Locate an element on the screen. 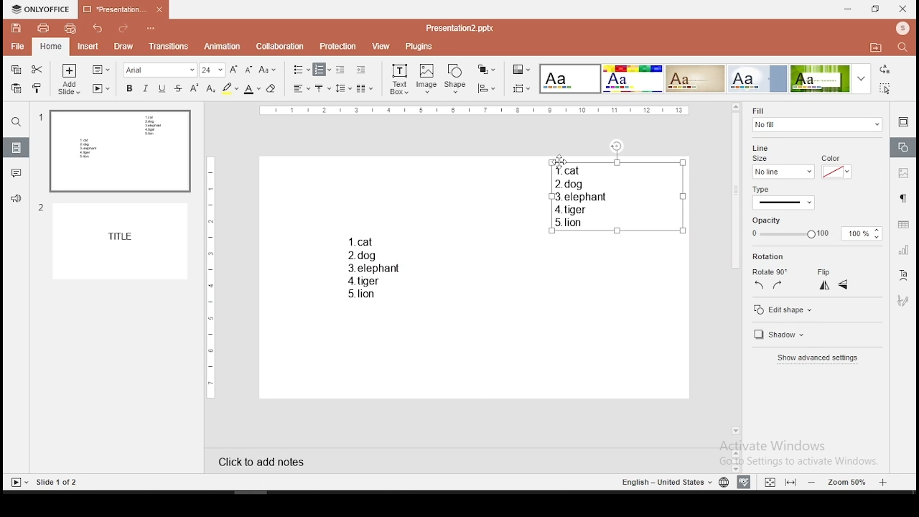 The image size is (919, 517). columns is located at coordinates (365, 88).